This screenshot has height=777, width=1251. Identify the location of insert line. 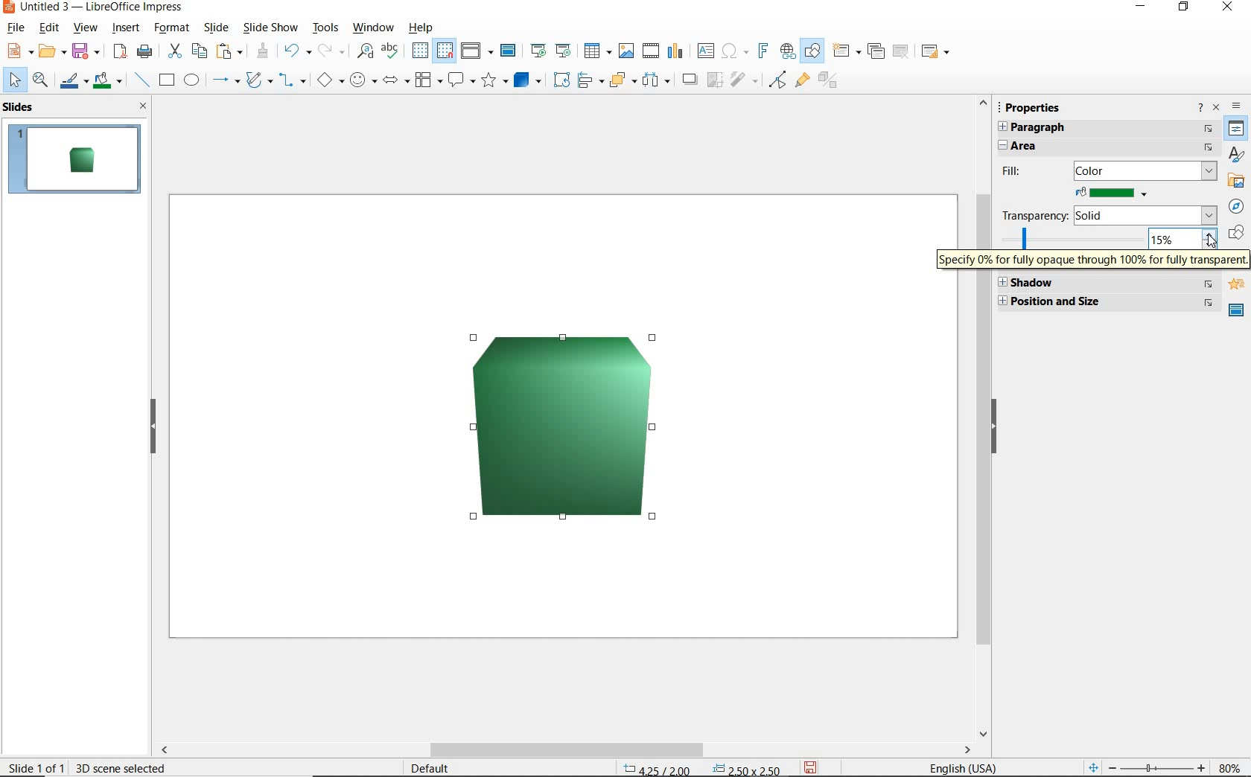
(141, 80).